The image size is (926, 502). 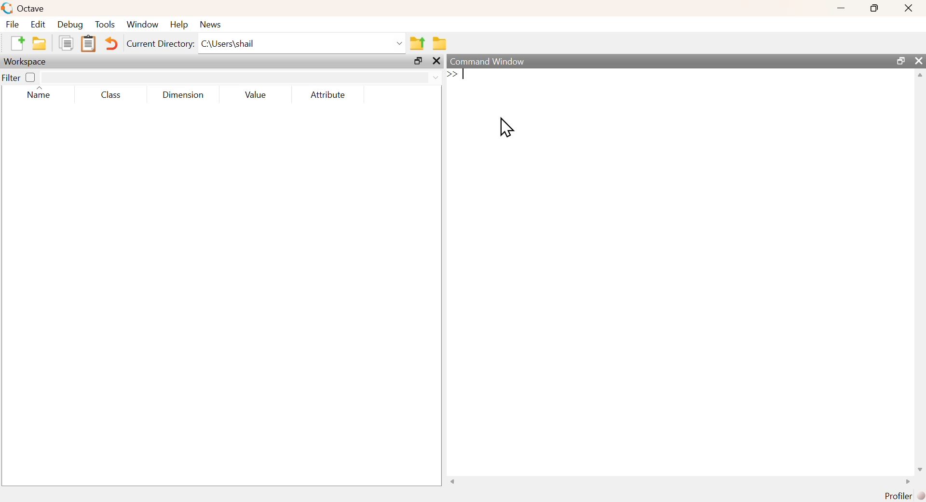 What do you see at coordinates (27, 61) in the screenshot?
I see `Workspace` at bounding box center [27, 61].